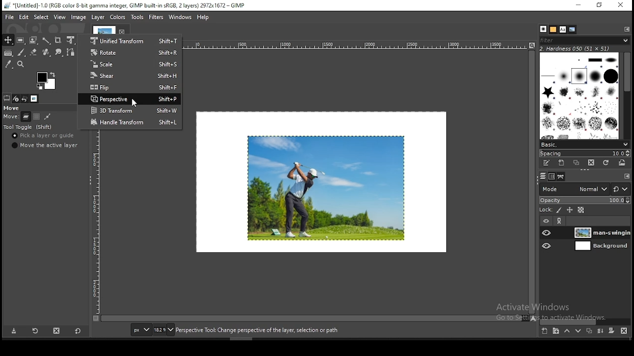  What do you see at coordinates (47, 118) in the screenshot?
I see `move paths` at bounding box center [47, 118].